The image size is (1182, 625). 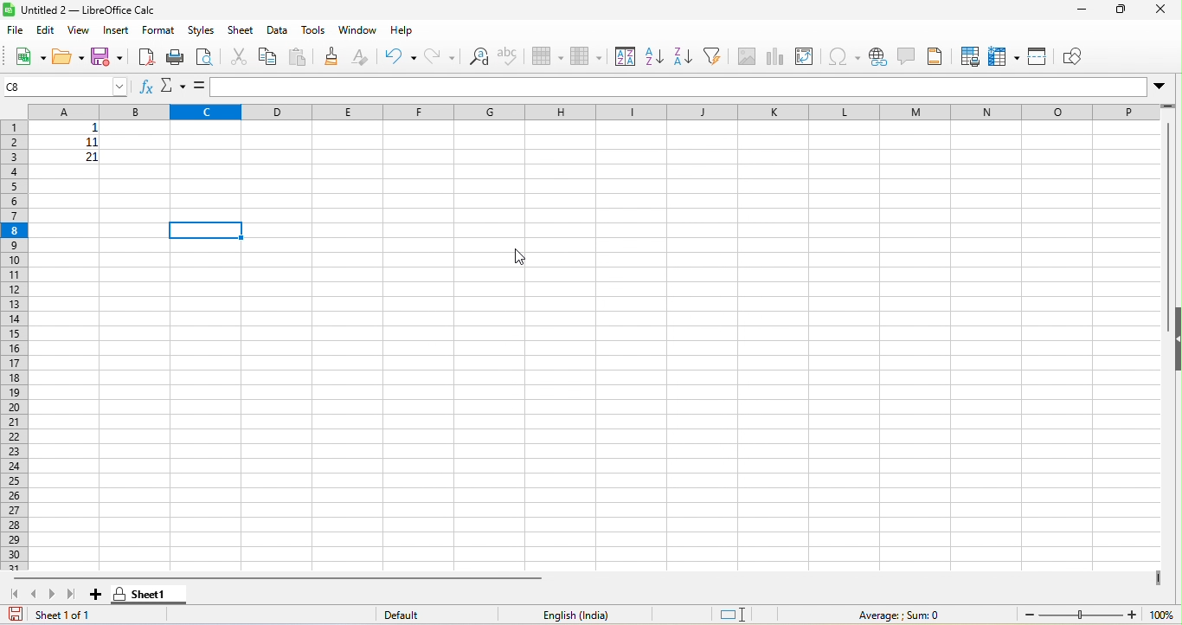 I want to click on define print area, so click(x=980, y=58).